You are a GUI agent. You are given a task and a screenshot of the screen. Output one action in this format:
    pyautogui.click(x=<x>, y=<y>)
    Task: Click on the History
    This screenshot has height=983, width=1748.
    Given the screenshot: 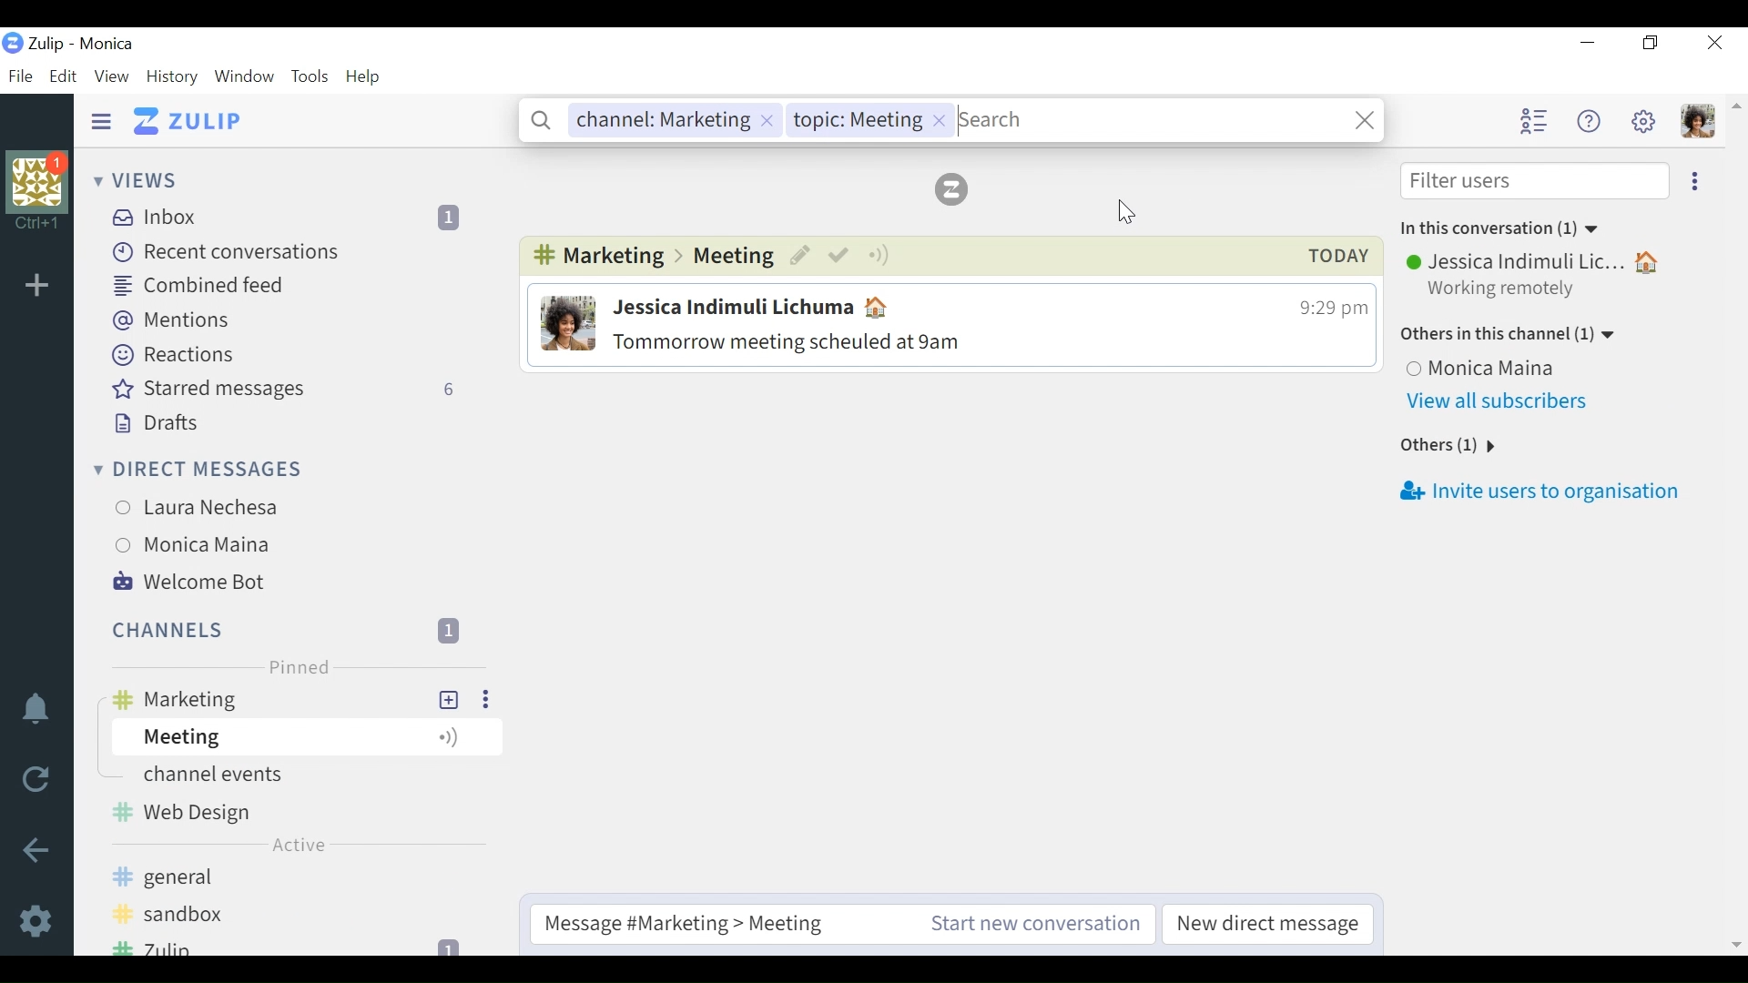 What is the action you would take?
    pyautogui.click(x=172, y=77)
    